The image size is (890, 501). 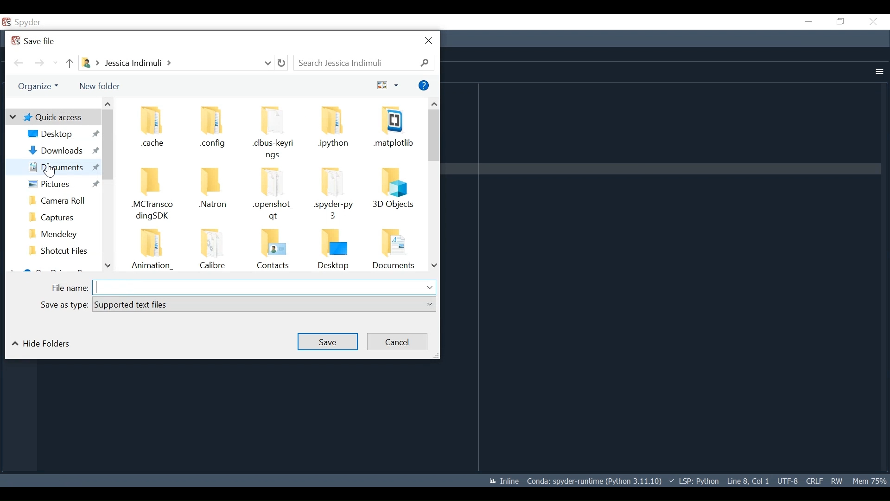 What do you see at coordinates (272, 250) in the screenshot?
I see `Folder` at bounding box center [272, 250].